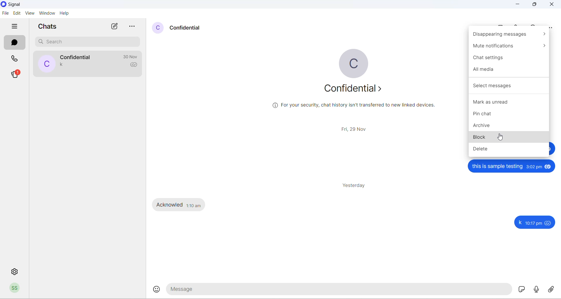  Describe the element at coordinates (511, 139) in the screenshot. I see `block` at that location.